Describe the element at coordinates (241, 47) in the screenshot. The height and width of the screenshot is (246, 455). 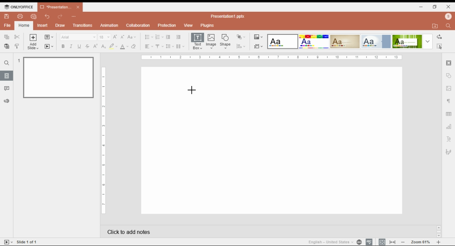
I see `align shapes` at that location.